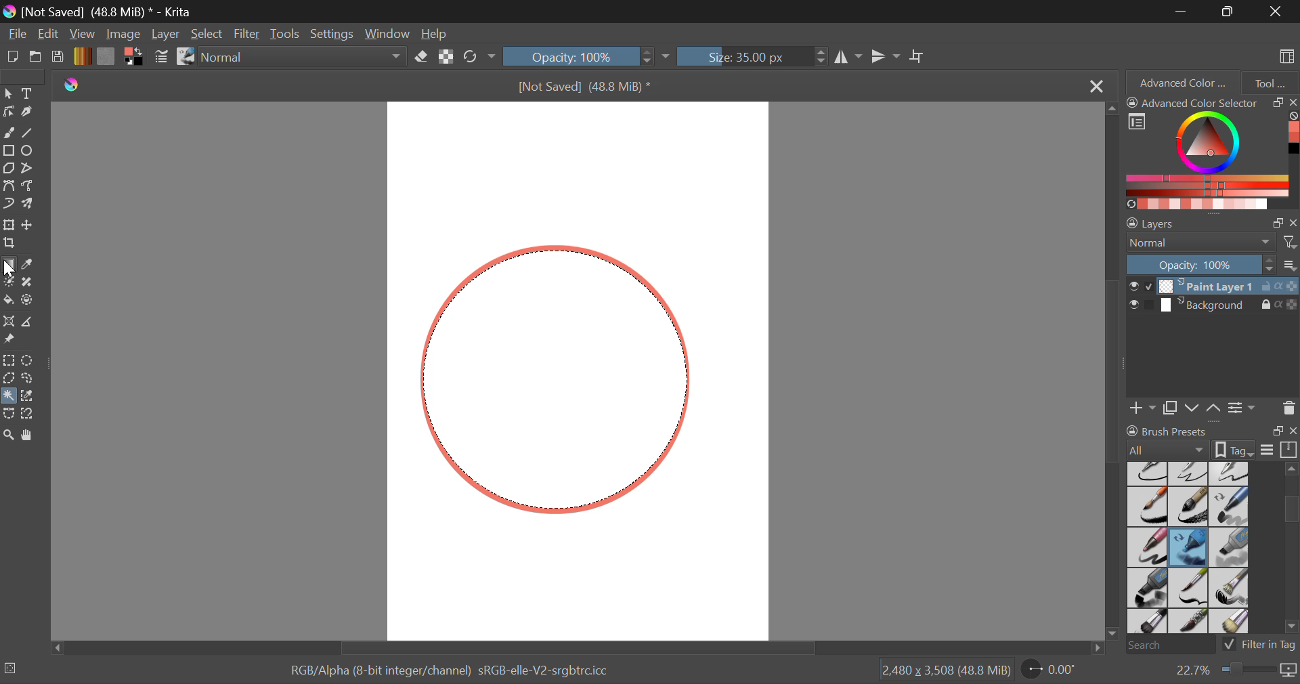  What do you see at coordinates (335, 34) in the screenshot?
I see `Settings` at bounding box center [335, 34].